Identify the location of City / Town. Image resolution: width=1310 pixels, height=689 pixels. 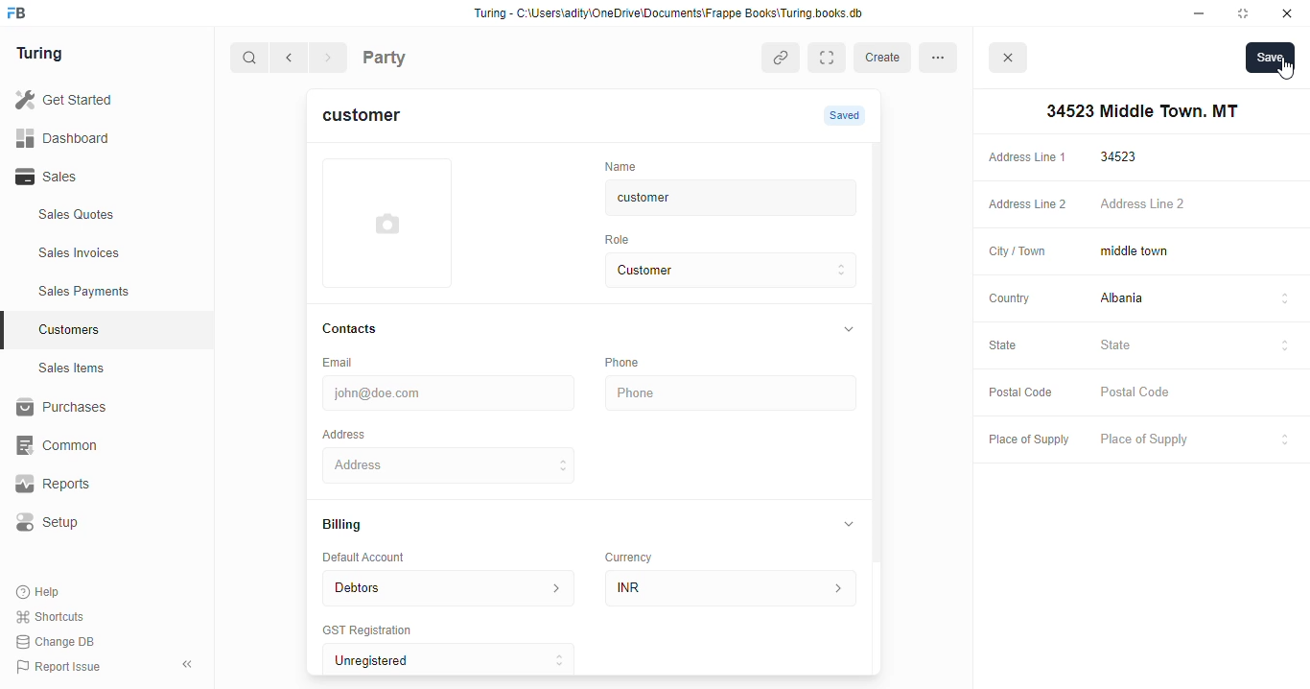
(1018, 253).